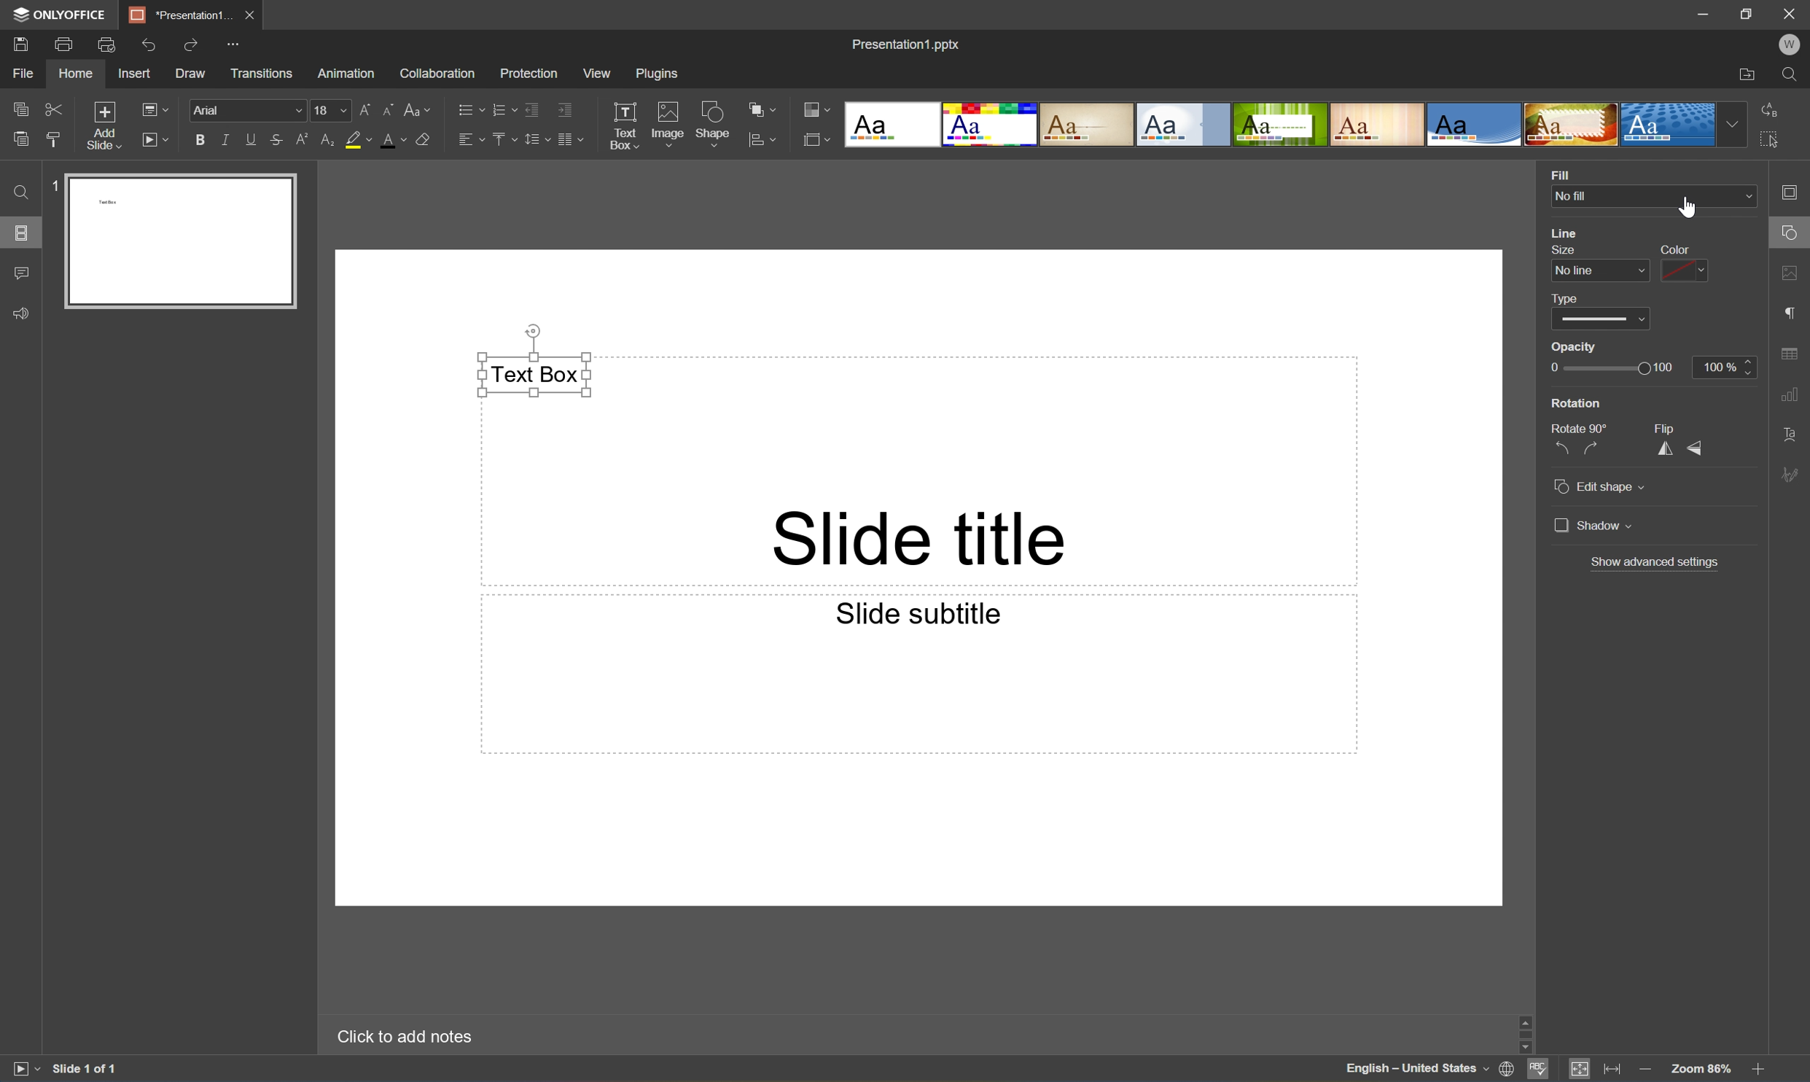  What do you see at coordinates (1599, 485) in the screenshot?
I see `Edit Shape` at bounding box center [1599, 485].